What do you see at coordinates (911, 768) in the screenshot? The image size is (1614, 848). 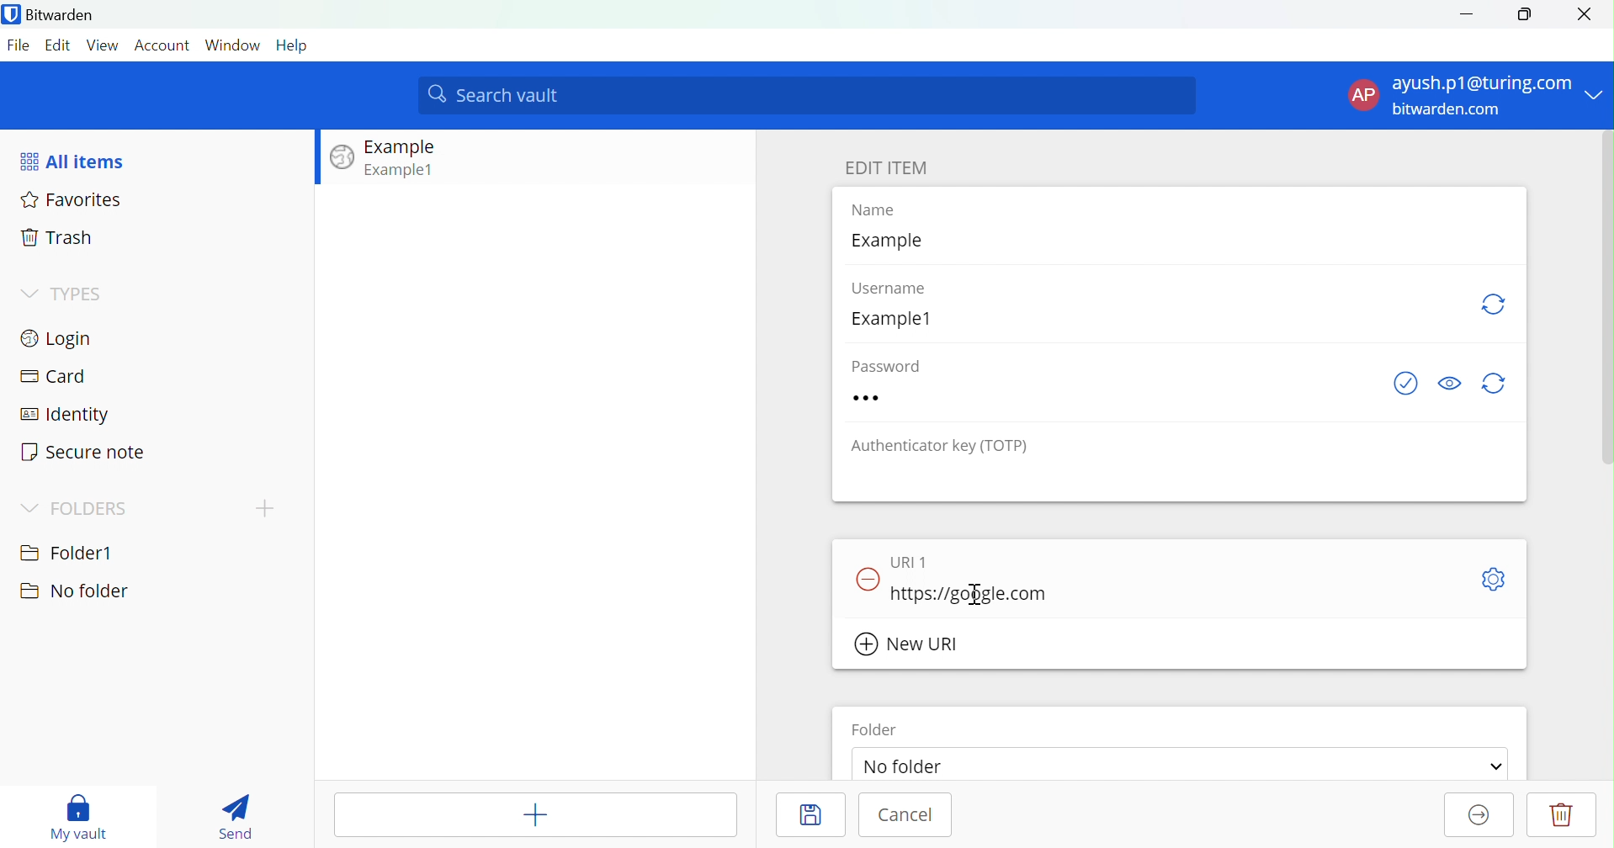 I see `No folder` at bounding box center [911, 768].